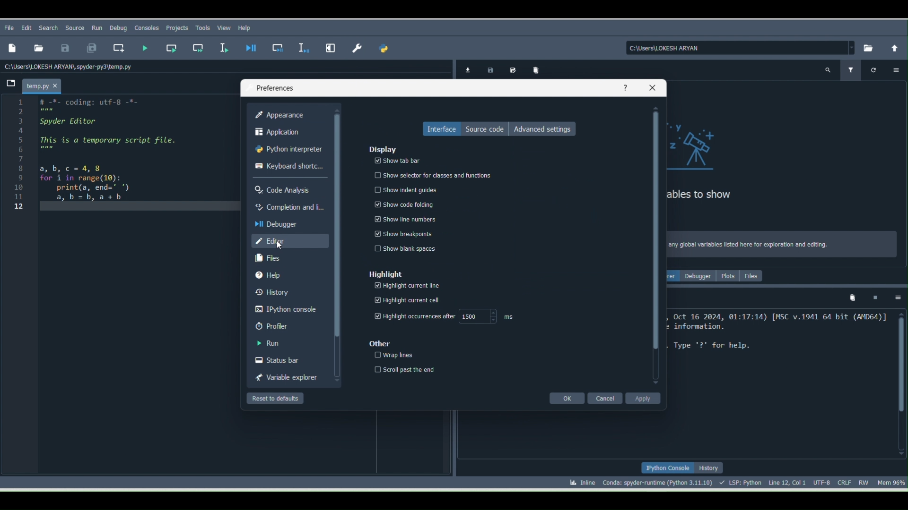  I want to click on Keyboard shortcuts, so click(289, 166).